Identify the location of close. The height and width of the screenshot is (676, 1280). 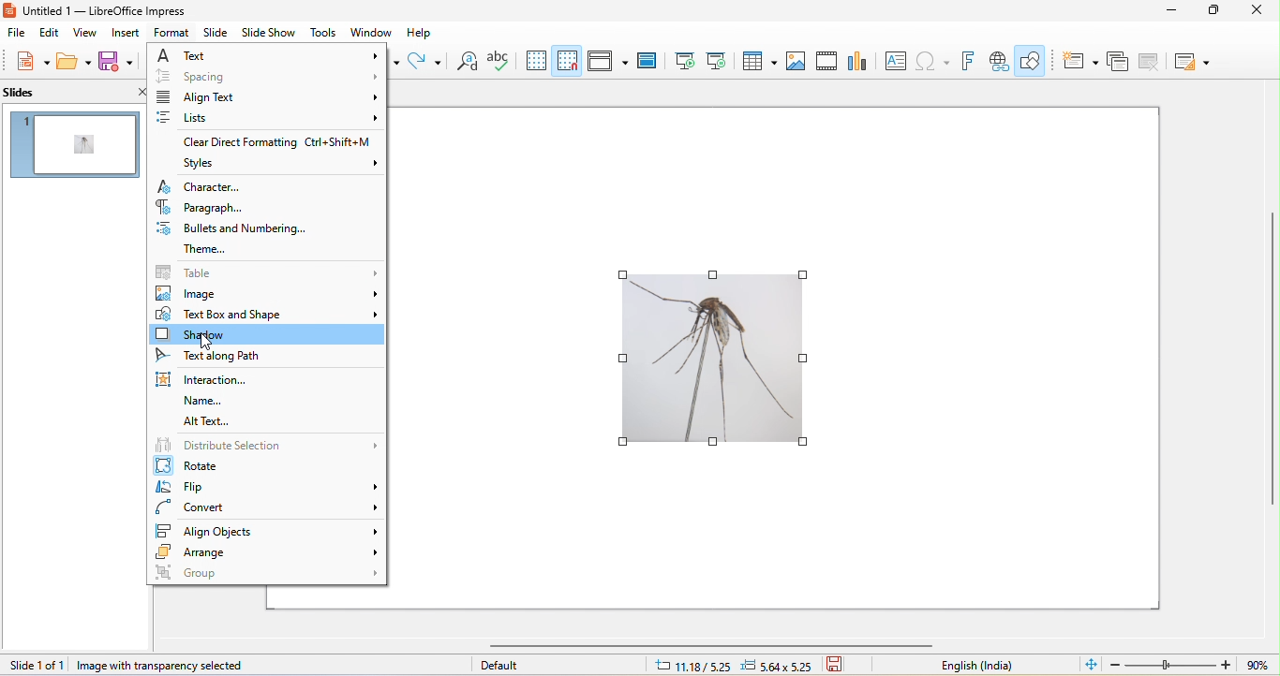
(1261, 11).